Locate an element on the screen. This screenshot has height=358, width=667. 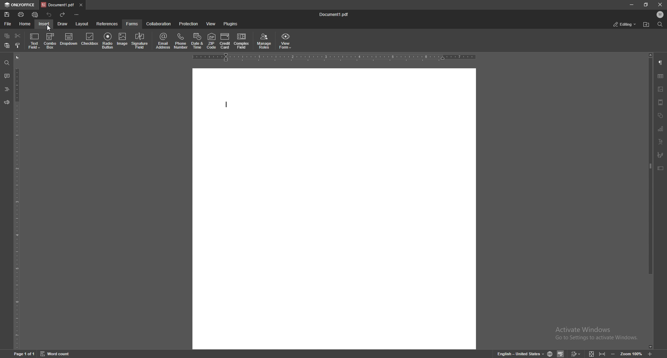
collaboration is located at coordinates (160, 23).